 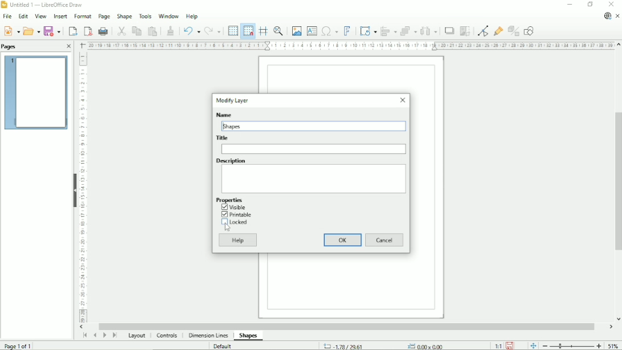 What do you see at coordinates (234, 126) in the screenshot?
I see `Shapes` at bounding box center [234, 126].